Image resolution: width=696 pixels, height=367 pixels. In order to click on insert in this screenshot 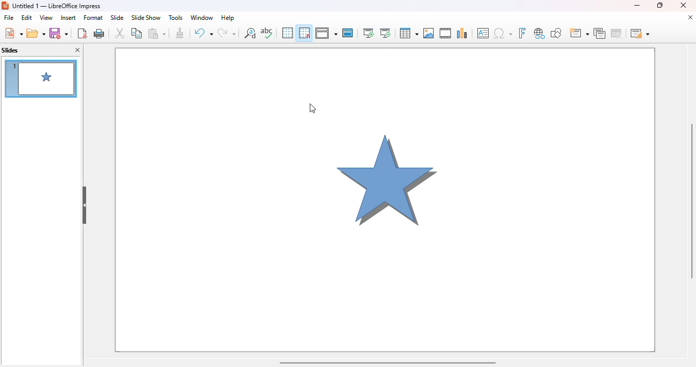, I will do `click(68, 18)`.